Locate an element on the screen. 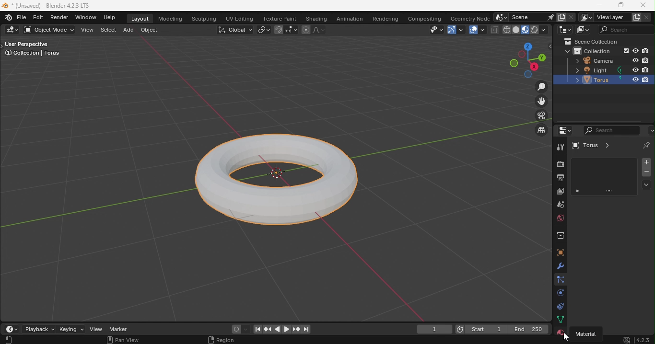 The height and width of the screenshot is (344, 655). Transformation Orientation is located at coordinates (235, 29).